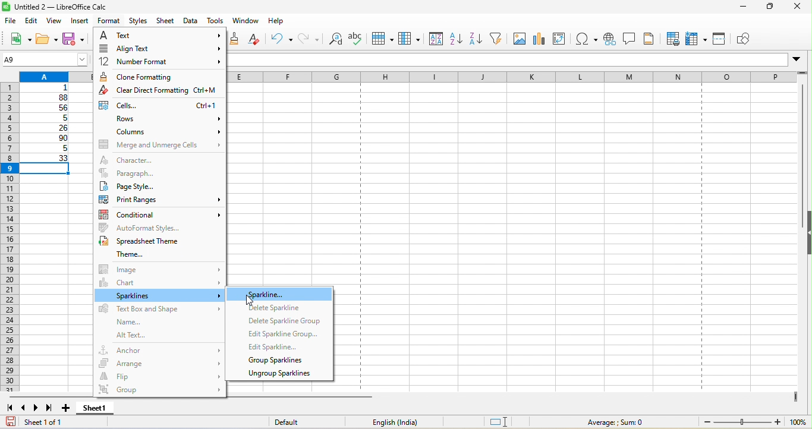 This screenshot has height=429, width=812. I want to click on average ; sum 0, so click(609, 422).